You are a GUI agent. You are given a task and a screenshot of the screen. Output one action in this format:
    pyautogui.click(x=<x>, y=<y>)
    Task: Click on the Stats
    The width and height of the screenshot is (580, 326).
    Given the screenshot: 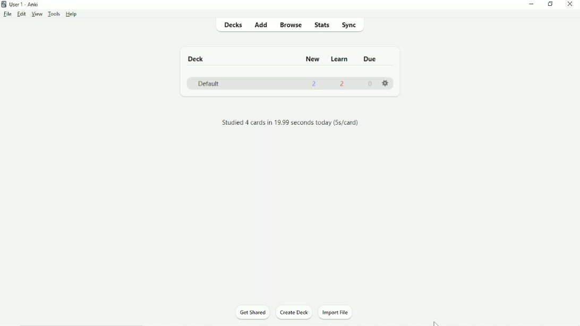 What is the action you would take?
    pyautogui.click(x=323, y=24)
    